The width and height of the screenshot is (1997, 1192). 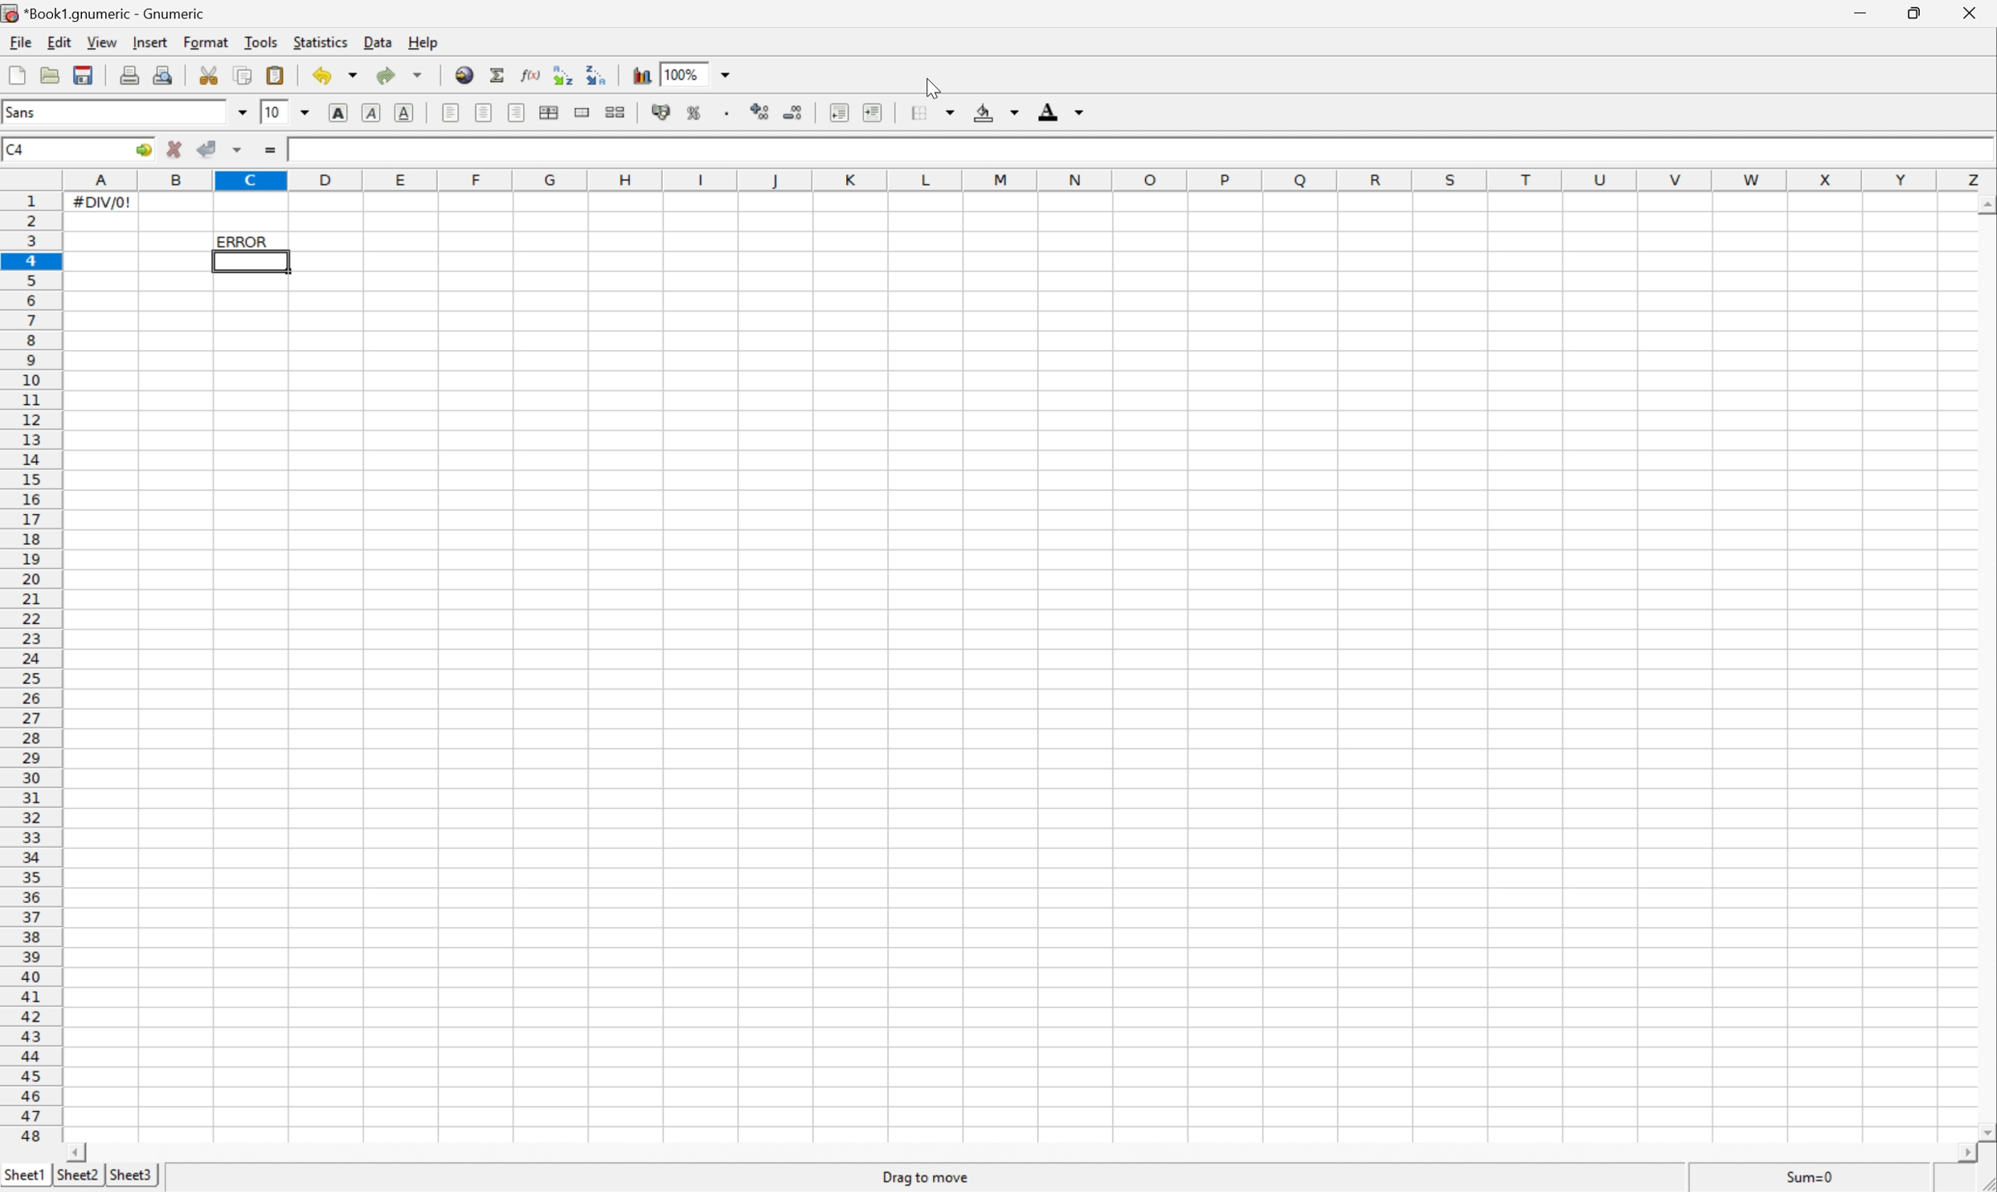 I want to click on  Go to..., so click(x=144, y=149).